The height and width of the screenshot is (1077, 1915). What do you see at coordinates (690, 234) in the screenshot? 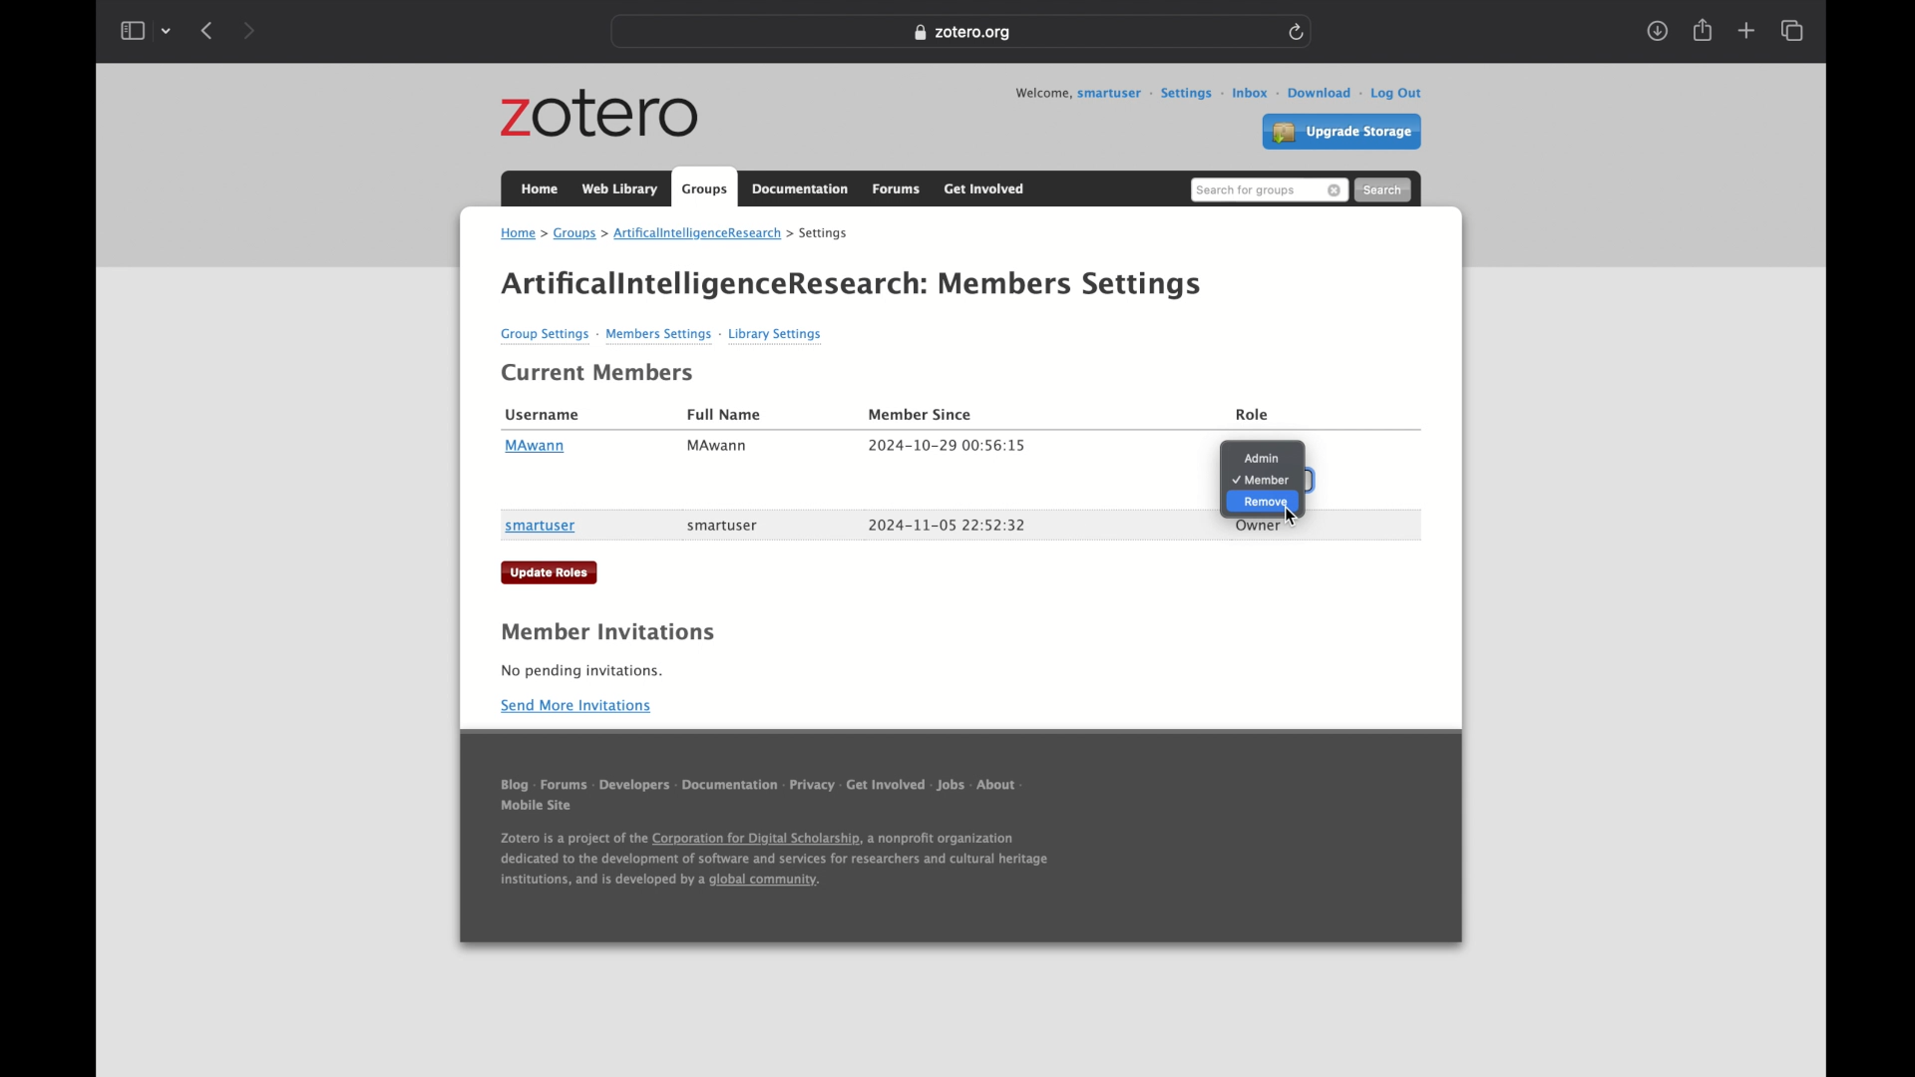
I see `artificialintelligenceresearch` at bounding box center [690, 234].